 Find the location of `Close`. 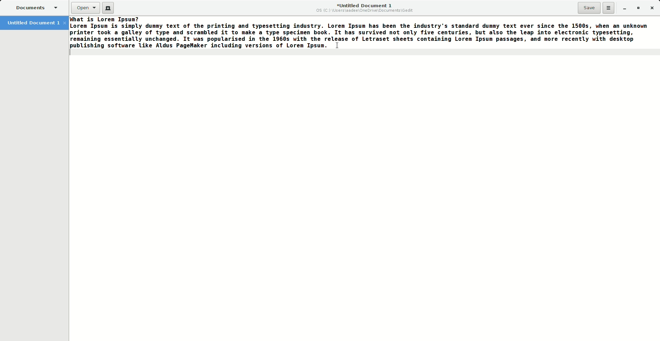

Close is located at coordinates (652, 7).